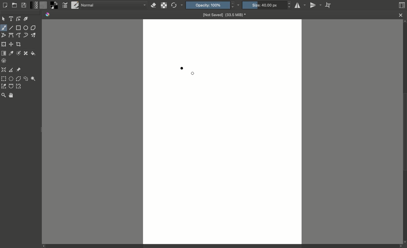 This screenshot has width=407, height=248. Describe the element at coordinates (404, 22) in the screenshot. I see `scroll up` at that location.